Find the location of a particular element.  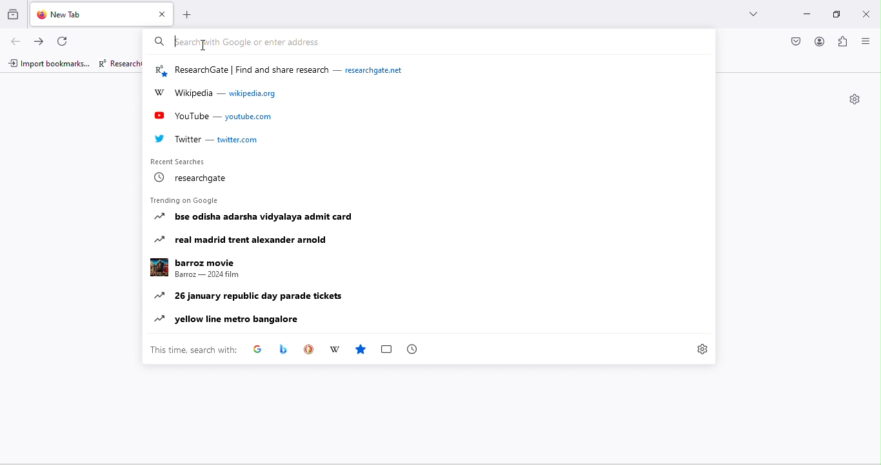

close or open sidebar is located at coordinates (869, 41).